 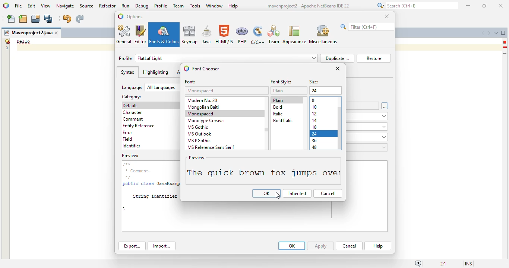 I want to click on vertical scroll bar, so click(x=267, y=130).